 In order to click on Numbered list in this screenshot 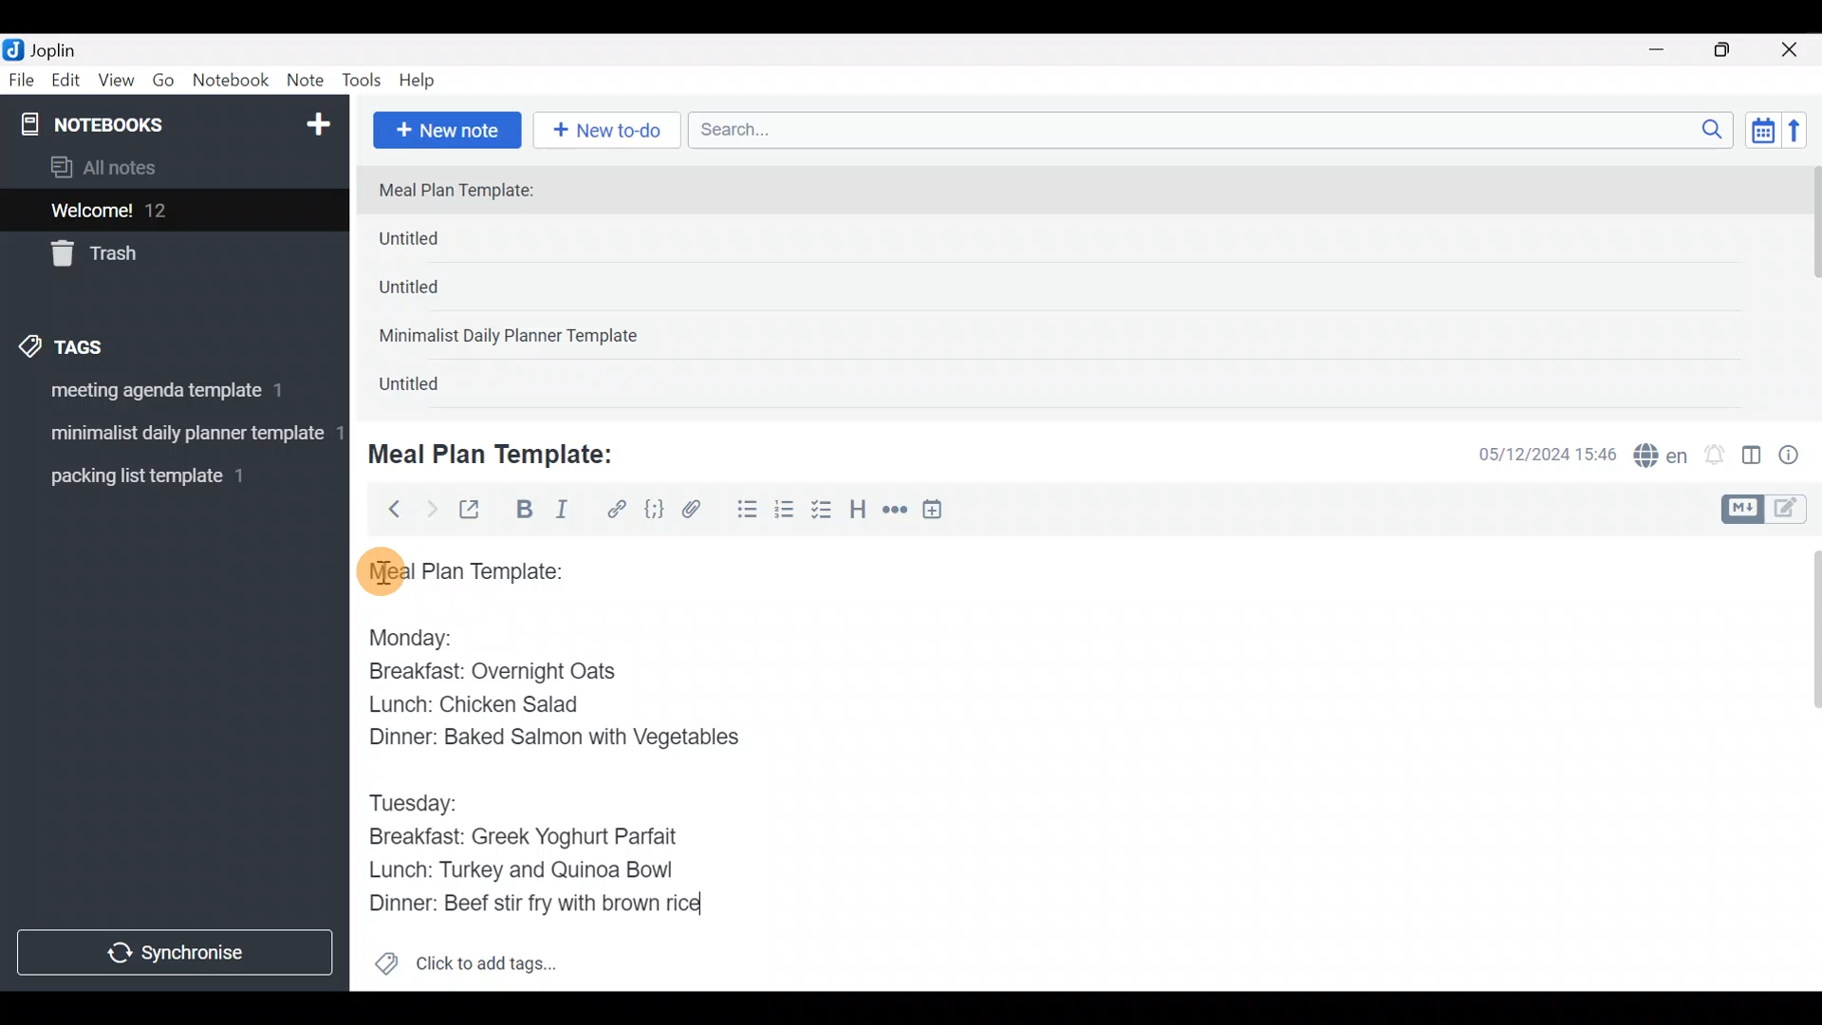, I will do `click(785, 513)`.